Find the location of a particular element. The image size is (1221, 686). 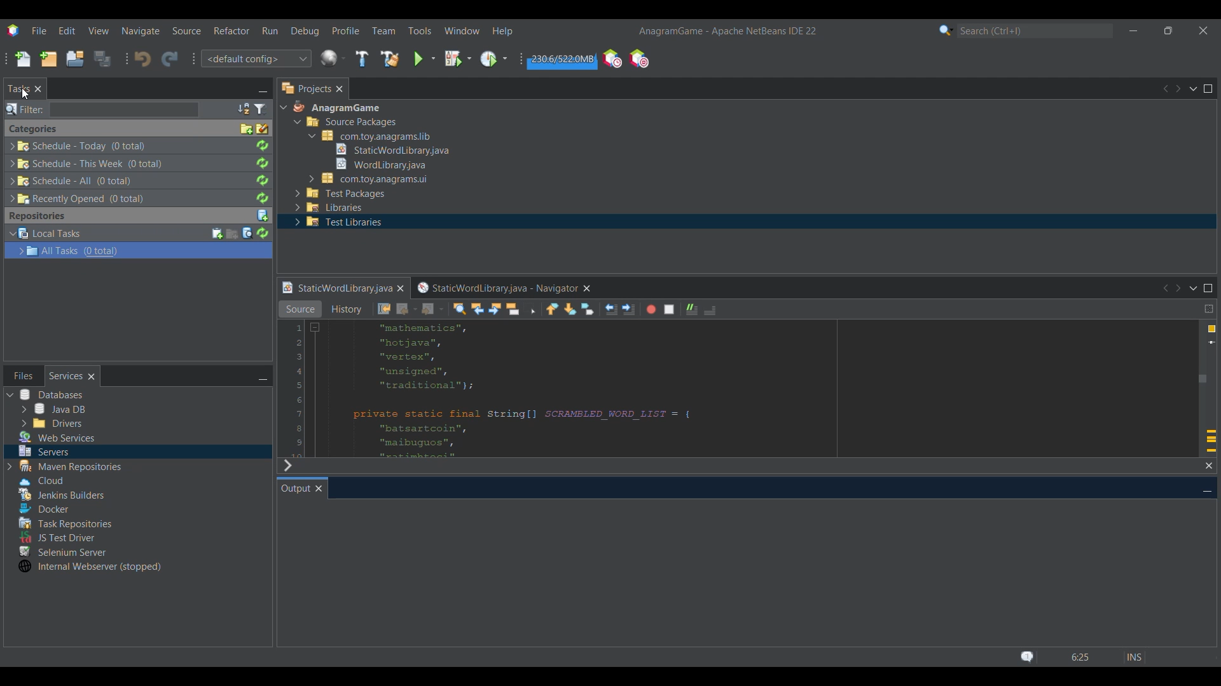

Show in a smaller tab is located at coordinates (1168, 30).